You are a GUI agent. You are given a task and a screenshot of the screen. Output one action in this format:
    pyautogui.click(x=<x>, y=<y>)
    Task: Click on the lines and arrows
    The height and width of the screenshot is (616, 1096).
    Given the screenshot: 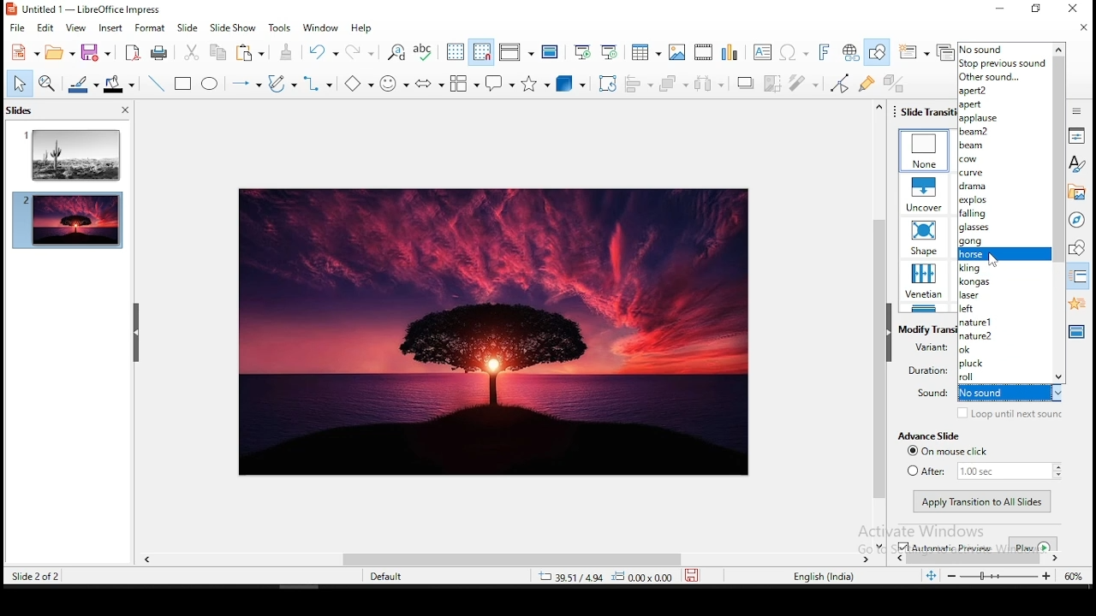 What is the action you would take?
    pyautogui.click(x=247, y=85)
    